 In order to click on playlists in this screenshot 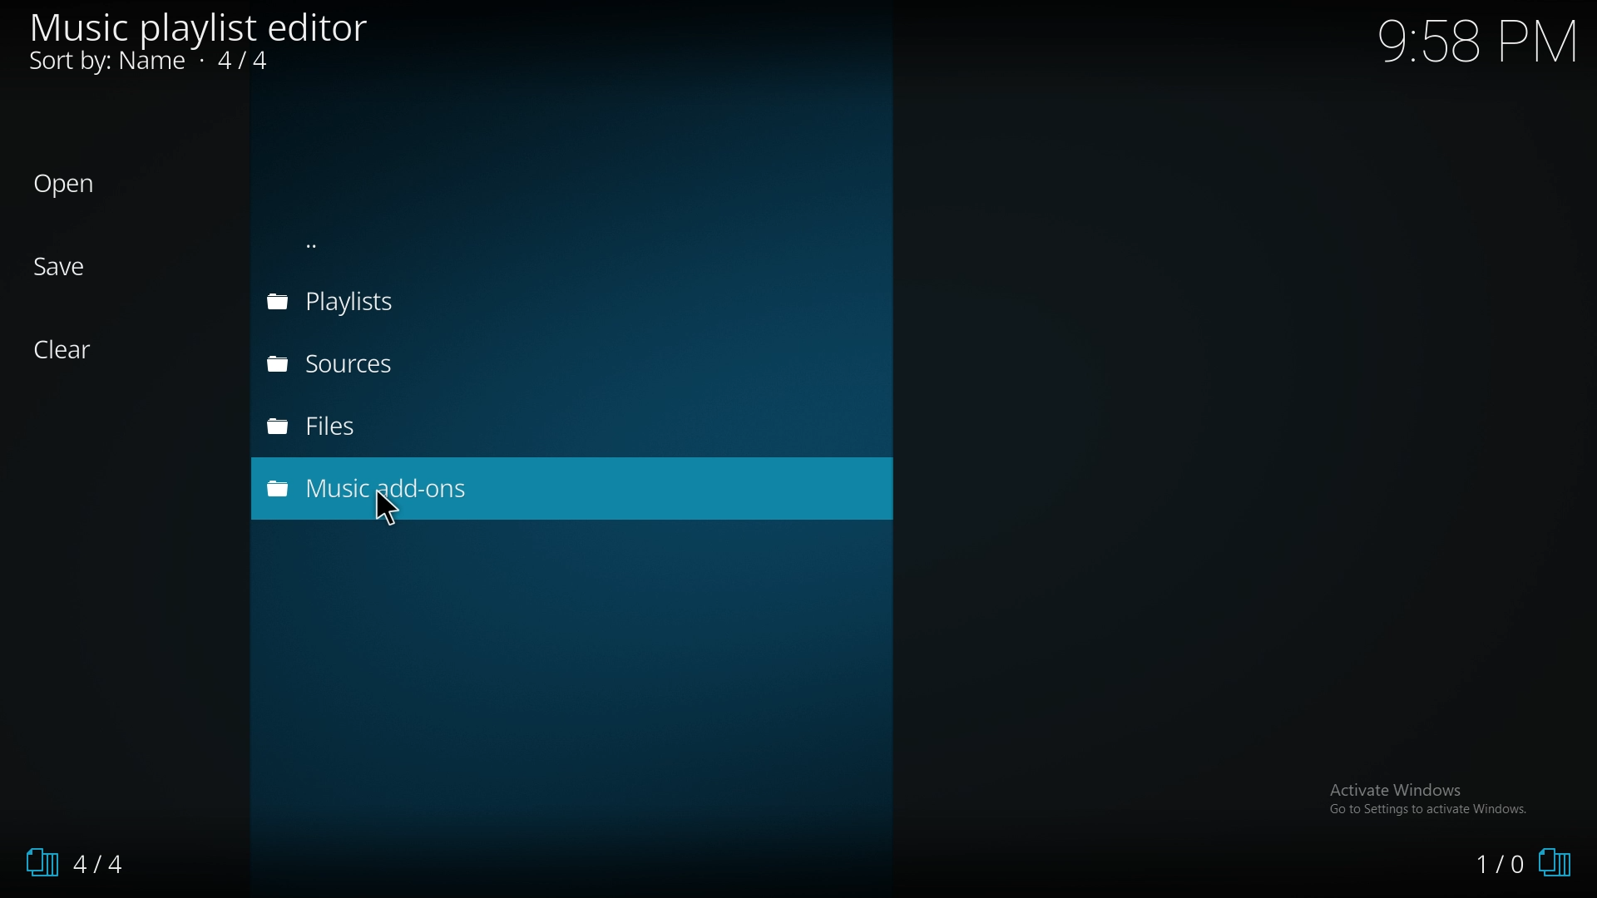, I will do `click(430, 301)`.